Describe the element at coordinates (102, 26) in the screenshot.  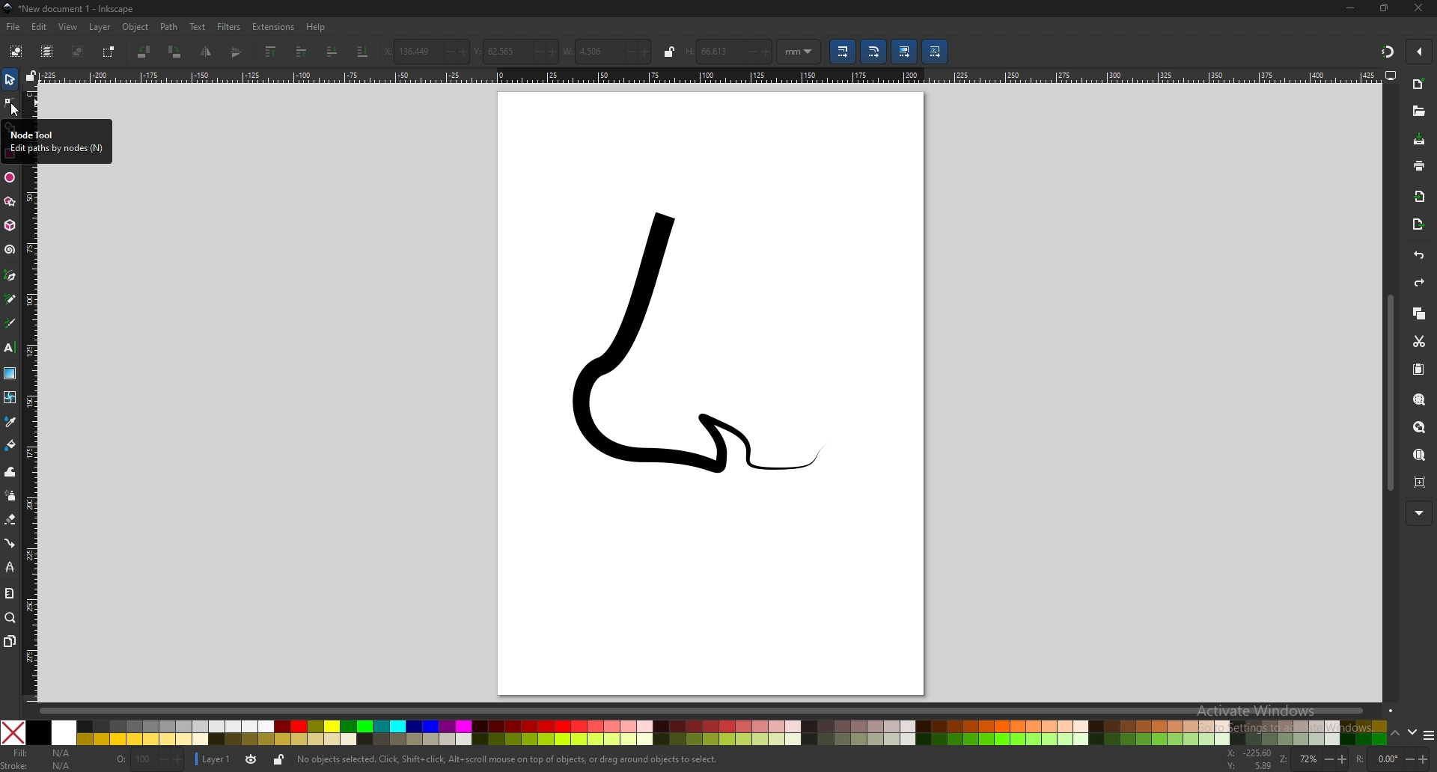
I see `layer` at that location.